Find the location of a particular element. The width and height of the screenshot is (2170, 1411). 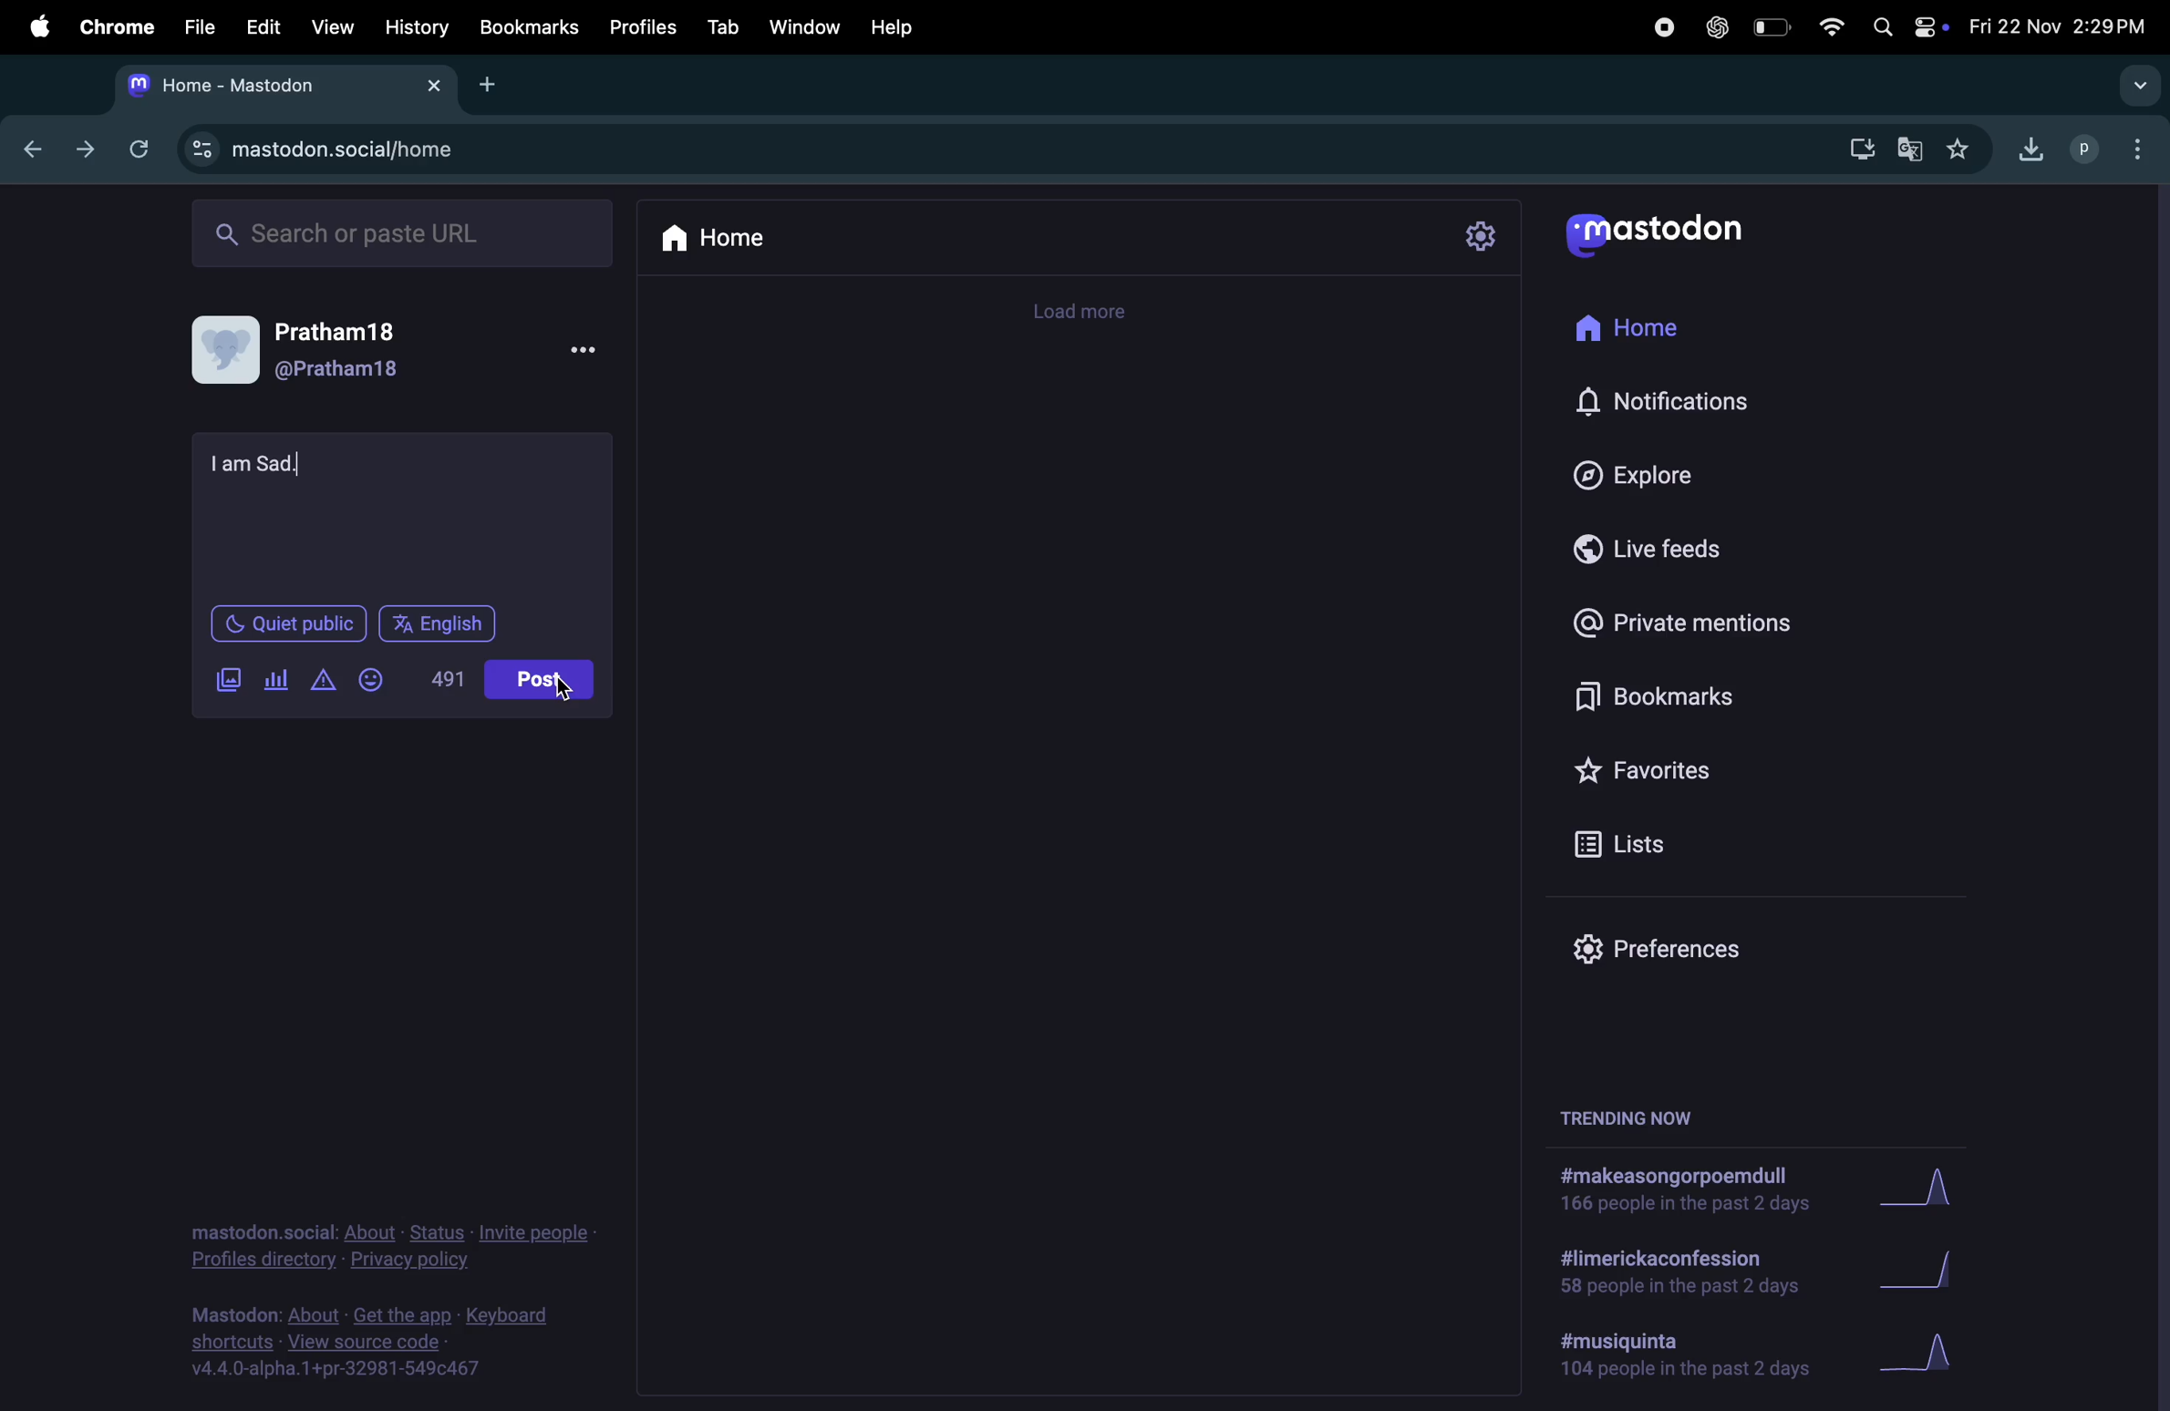

refresh is located at coordinates (139, 149).